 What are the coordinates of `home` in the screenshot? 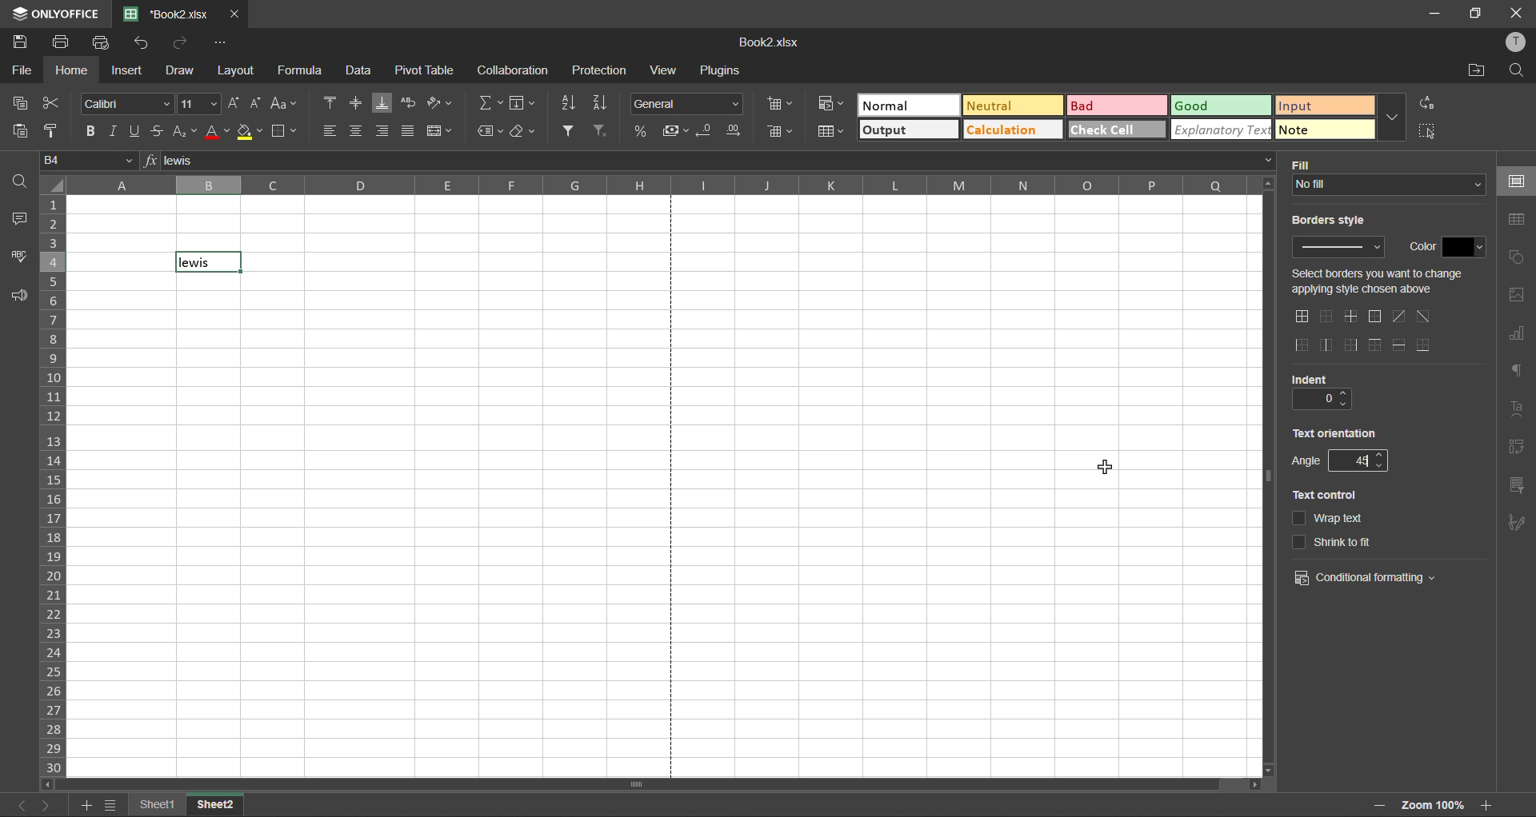 It's located at (71, 71).